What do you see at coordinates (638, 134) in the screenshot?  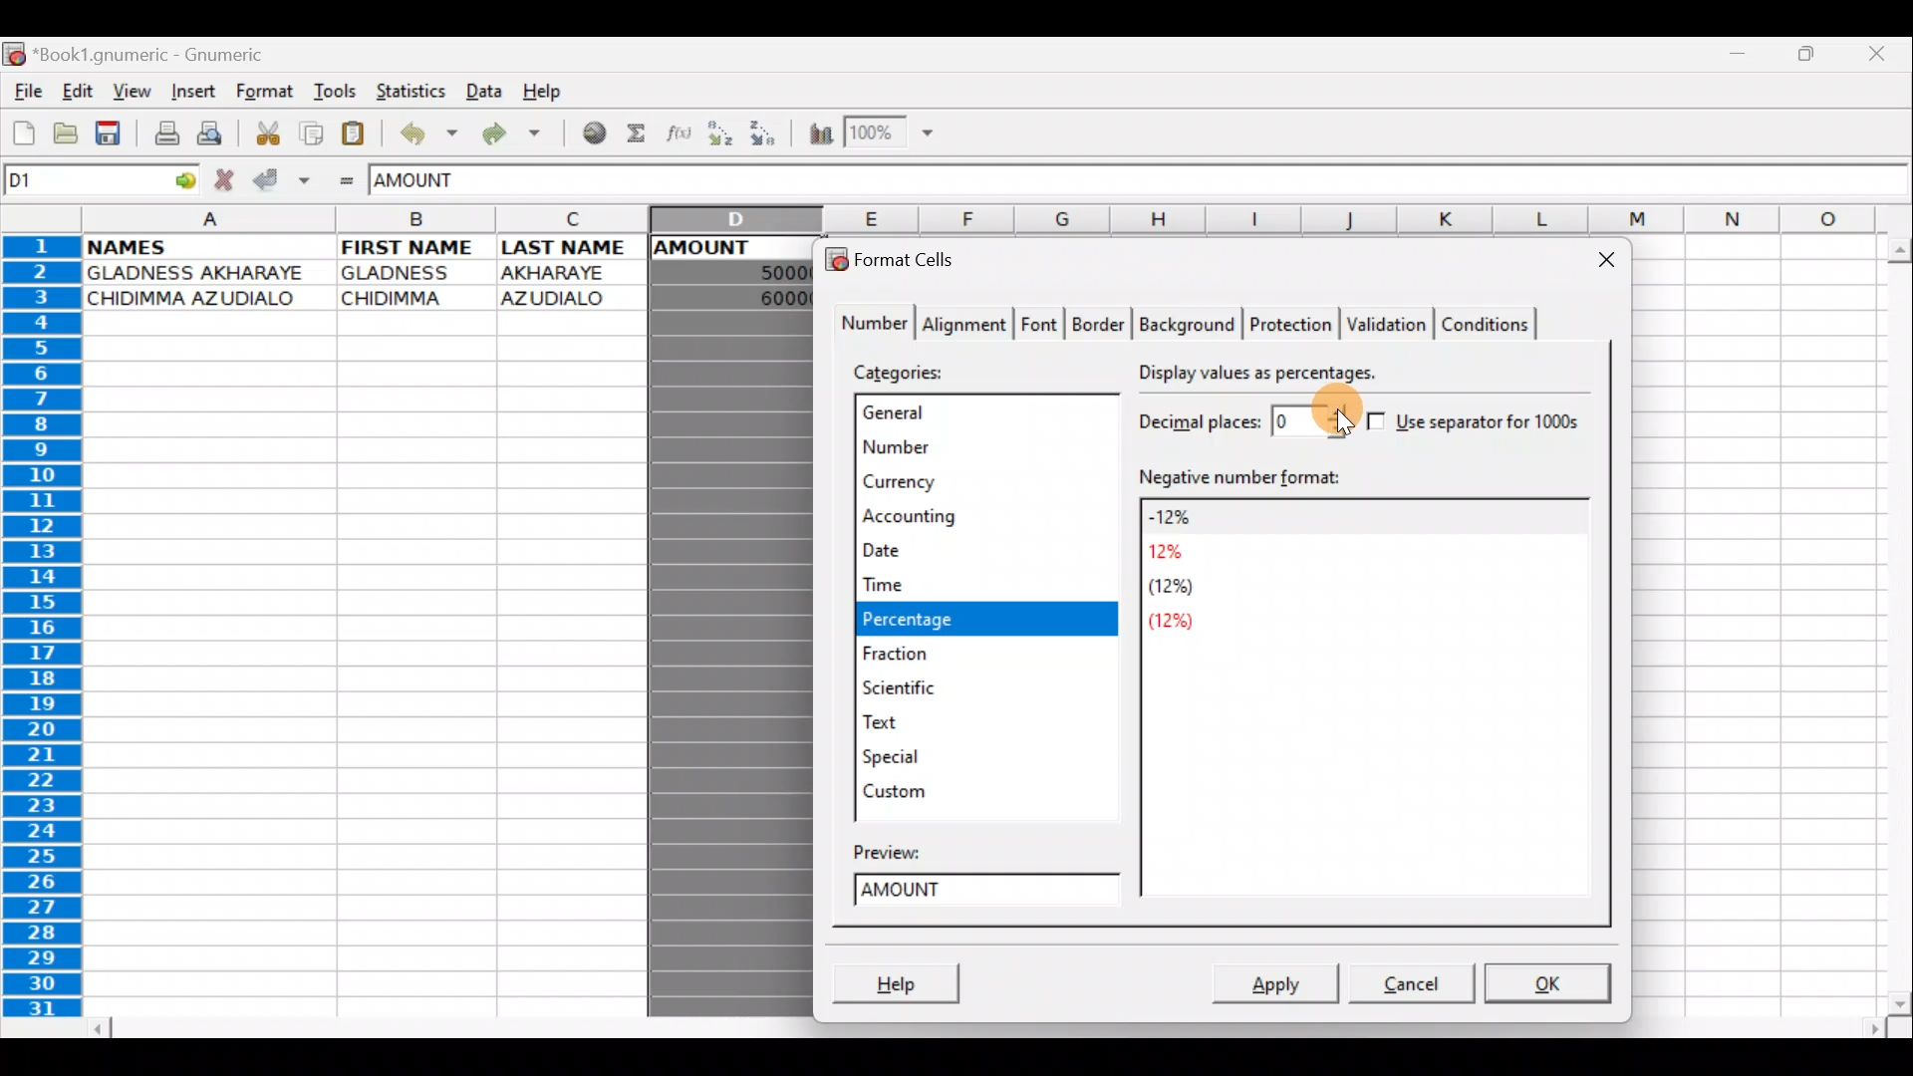 I see `Sum in the current cell` at bounding box center [638, 134].